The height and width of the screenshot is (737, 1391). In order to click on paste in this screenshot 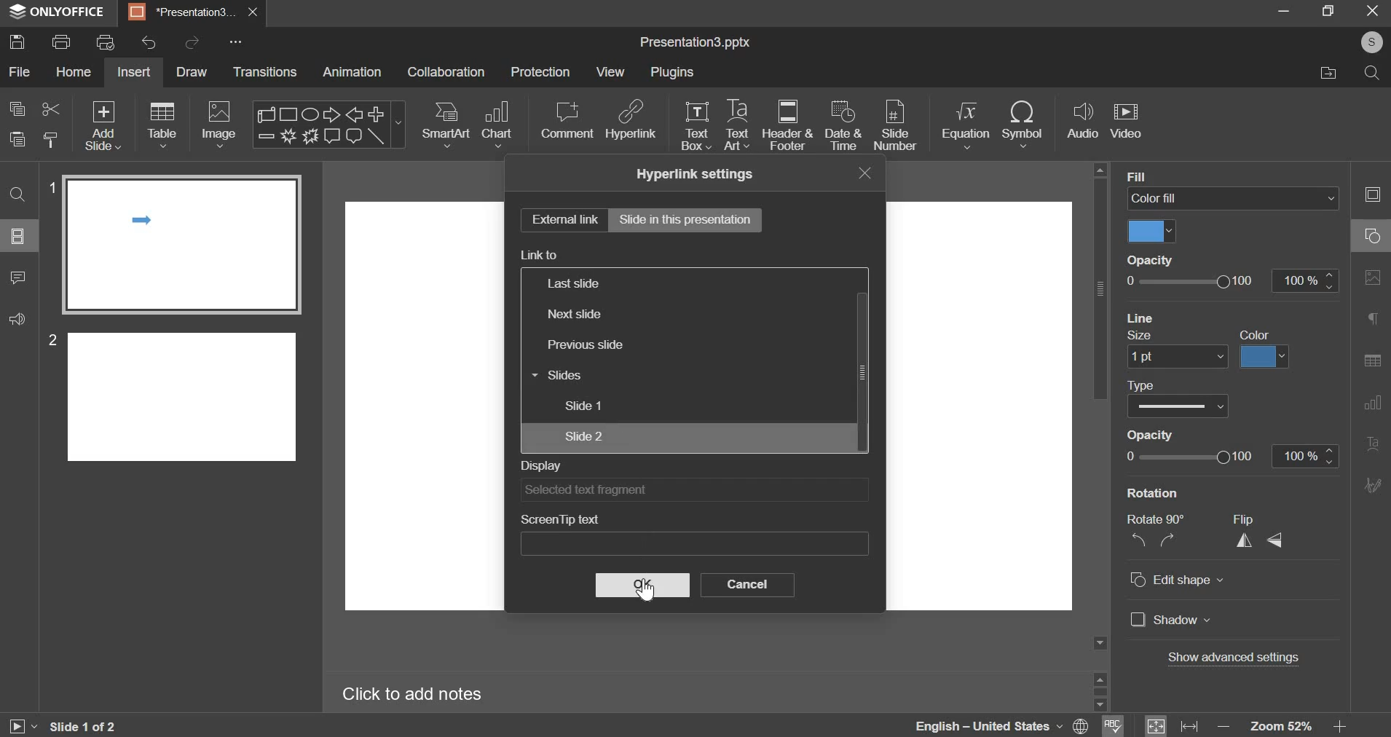, I will do `click(52, 138)`.